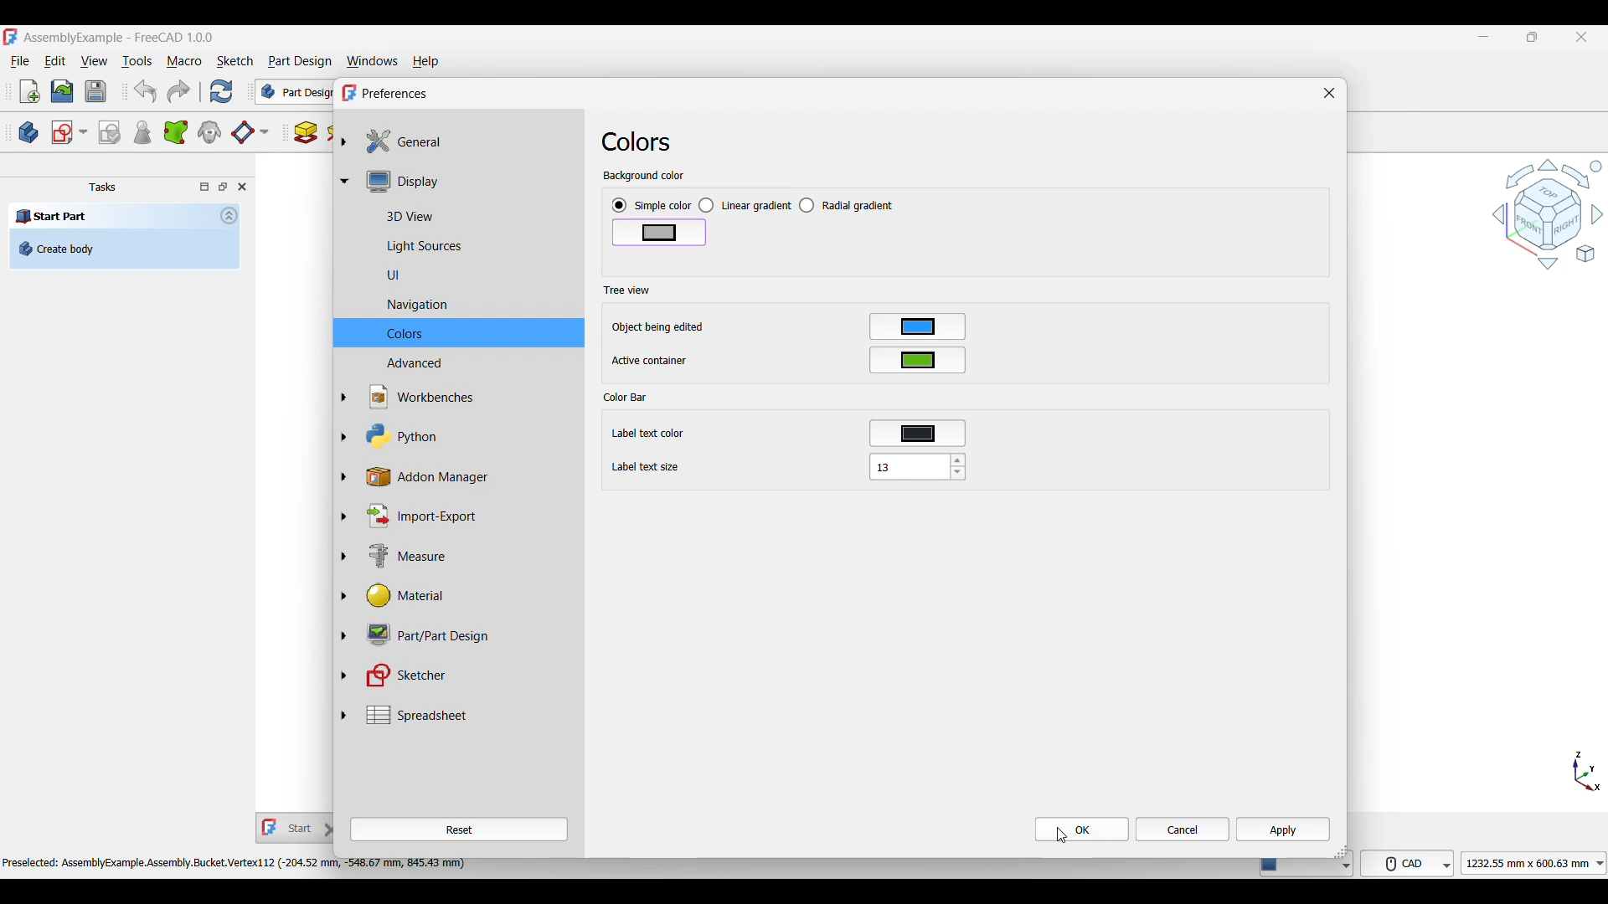 The height and width of the screenshot is (904, 1608). Describe the element at coordinates (469, 477) in the screenshot. I see `Addon manager` at that location.